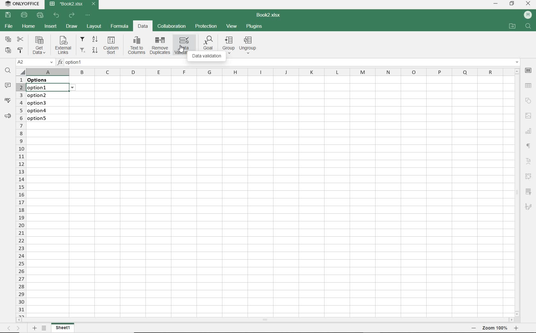 This screenshot has height=333, width=536. Describe the element at coordinates (8, 85) in the screenshot. I see `COMMENTS` at that location.